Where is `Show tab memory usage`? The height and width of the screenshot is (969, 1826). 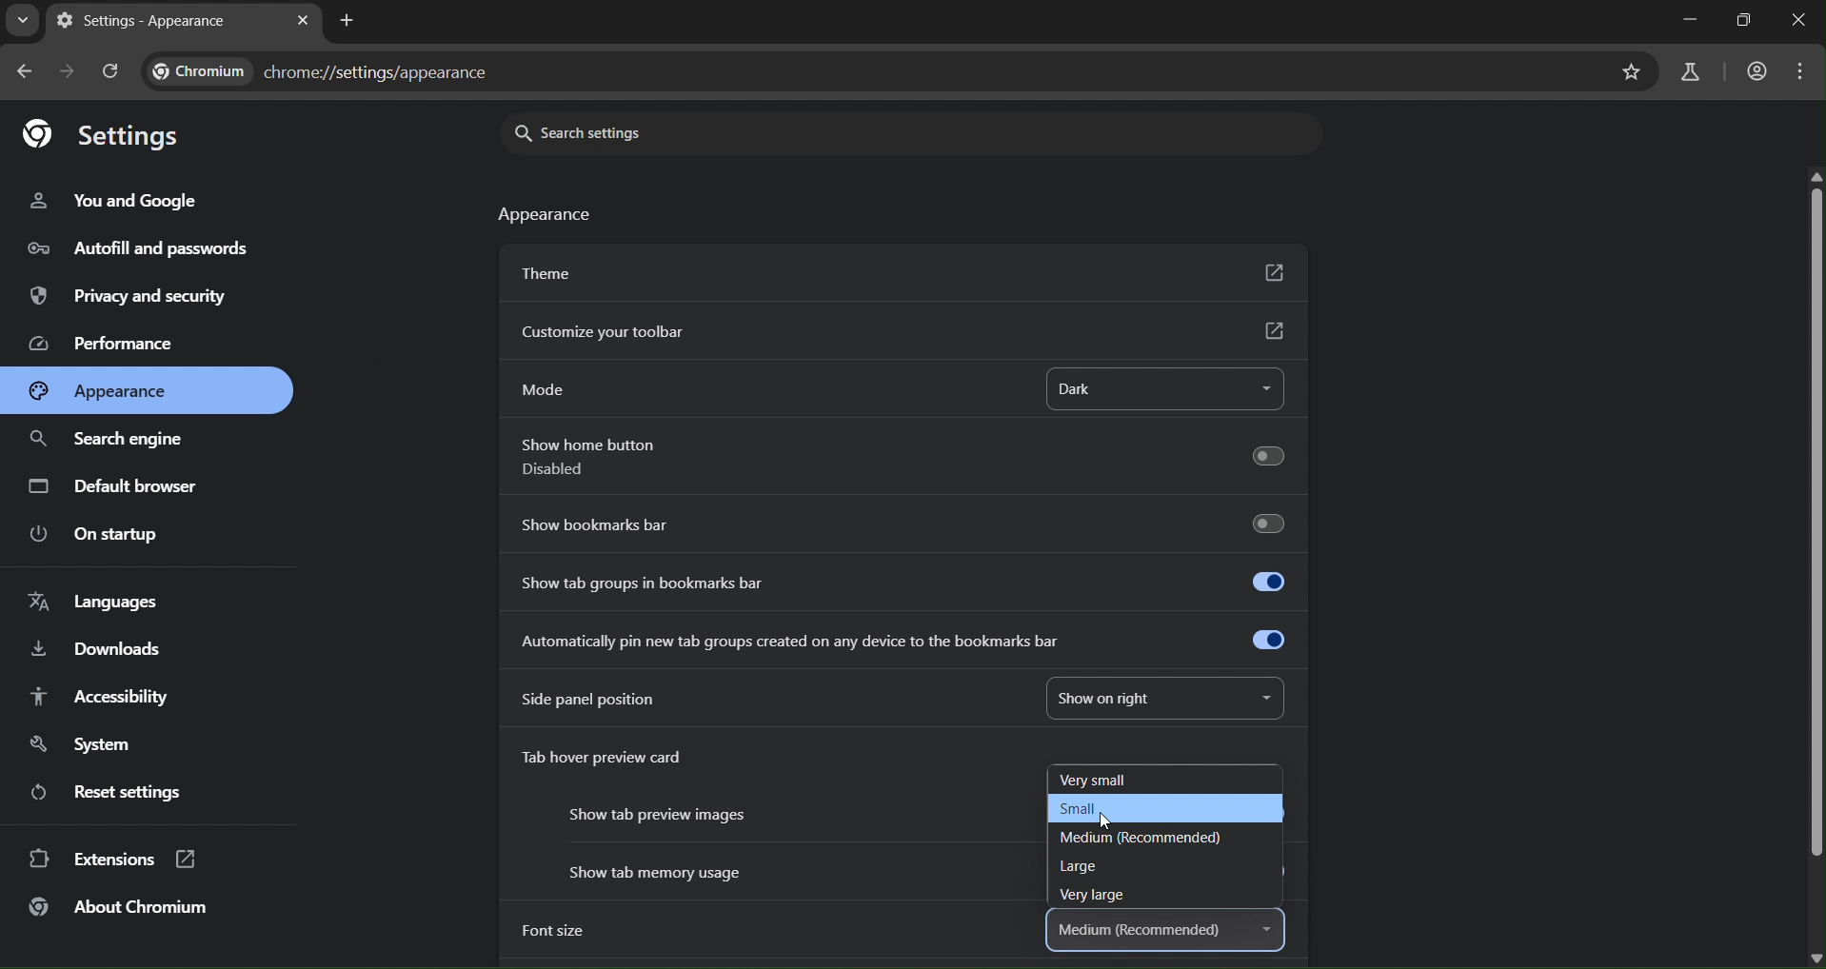 Show tab memory usage is located at coordinates (662, 874).